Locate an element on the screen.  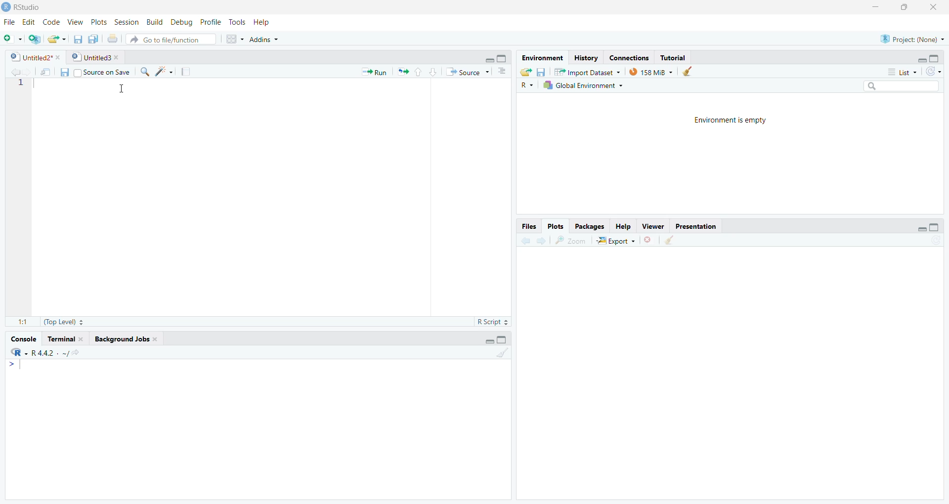
show in new window is located at coordinates (677, 240).